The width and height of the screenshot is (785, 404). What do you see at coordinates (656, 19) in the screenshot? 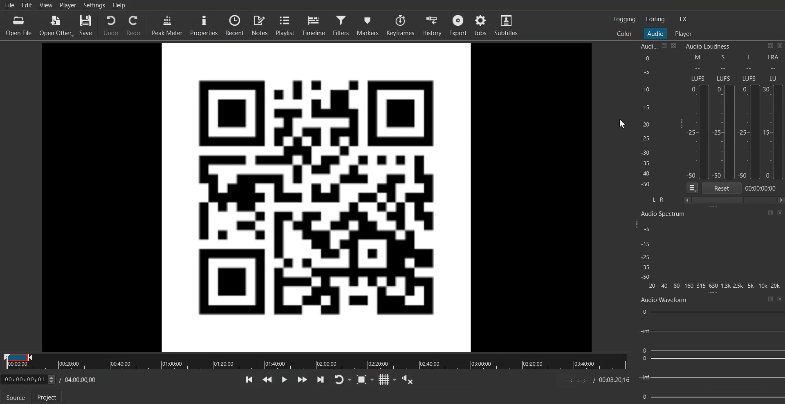
I see `Switch to the Editing layout` at bounding box center [656, 19].